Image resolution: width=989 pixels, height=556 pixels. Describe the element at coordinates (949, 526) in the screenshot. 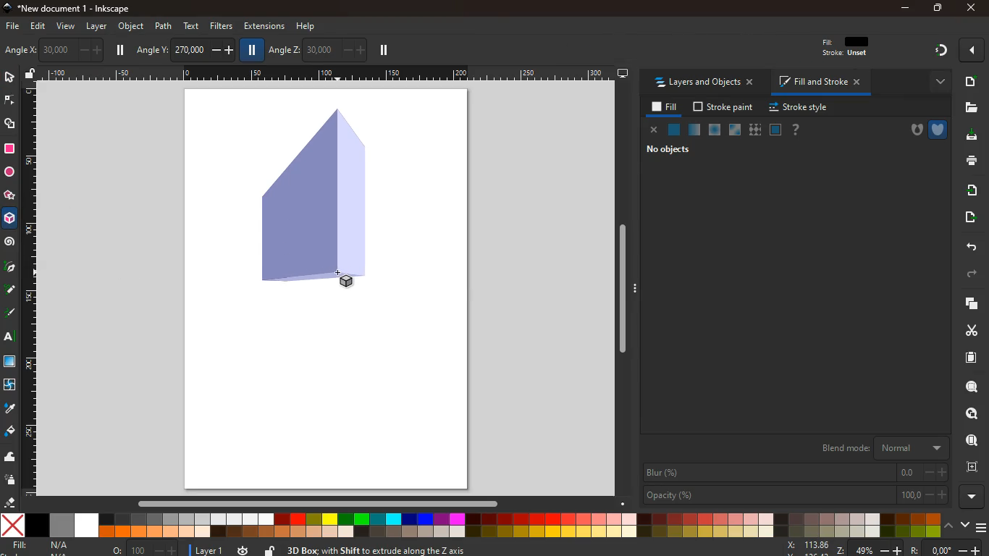

I see `up` at that location.